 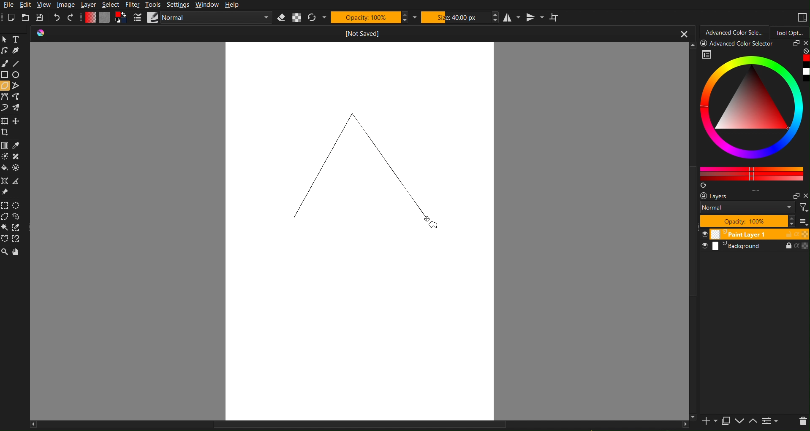 I want to click on Undo, so click(x=57, y=18).